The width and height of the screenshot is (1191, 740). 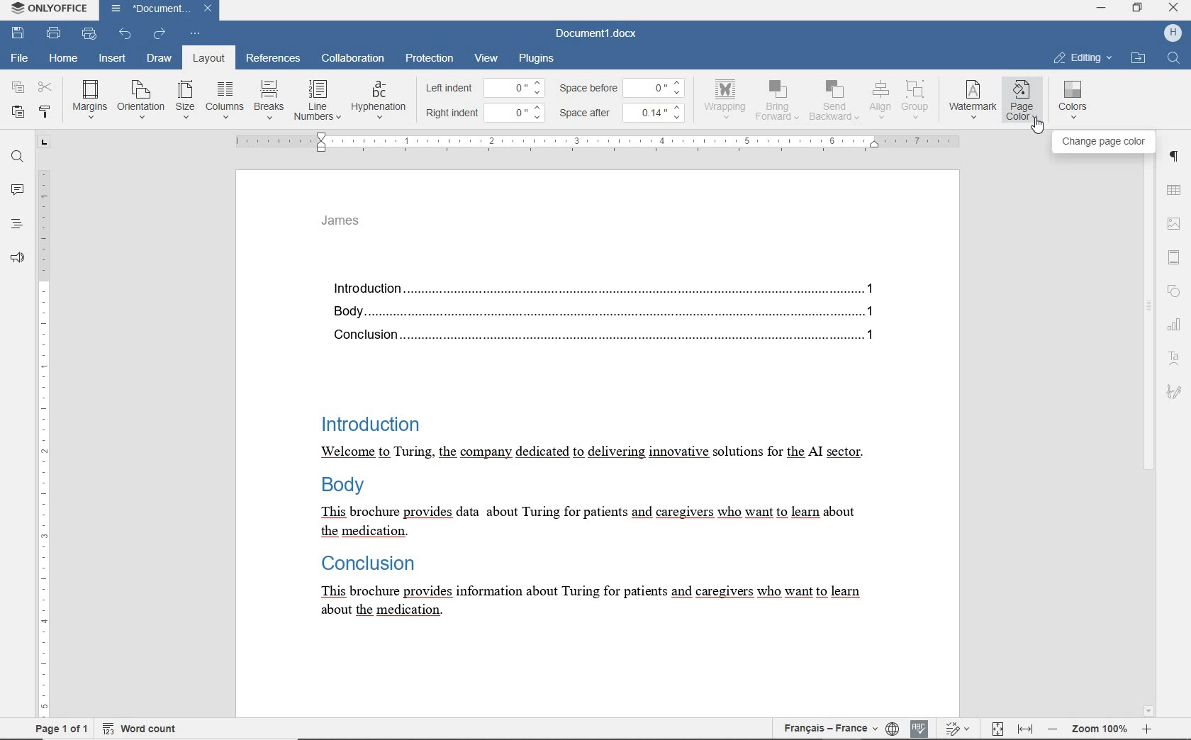 What do you see at coordinates (125, 34) in the screenshot?
I see `undo` at bounding box center [125, 34].